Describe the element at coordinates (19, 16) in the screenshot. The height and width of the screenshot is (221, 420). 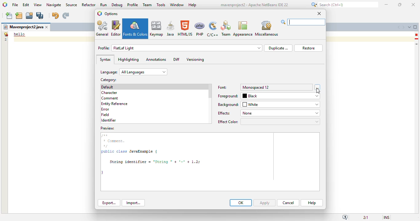
I see `new project` at that location.